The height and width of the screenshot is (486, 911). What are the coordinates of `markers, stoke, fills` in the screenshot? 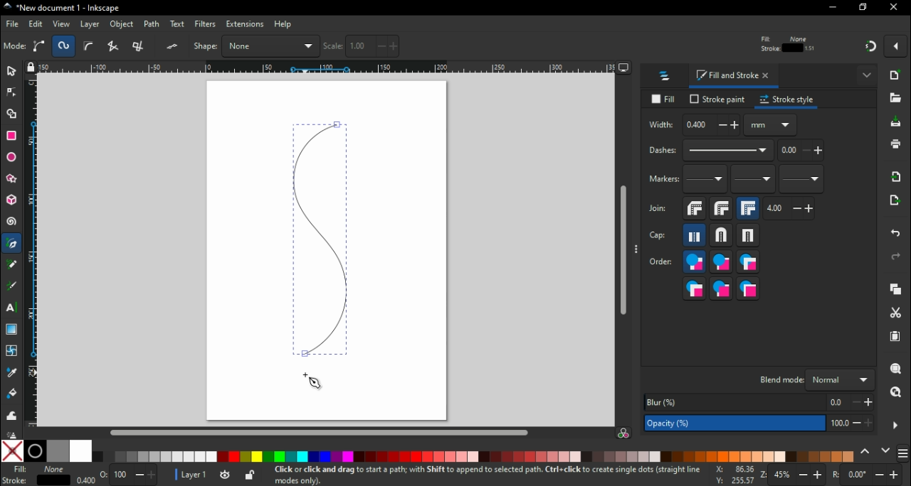 It's located at (749, 289).